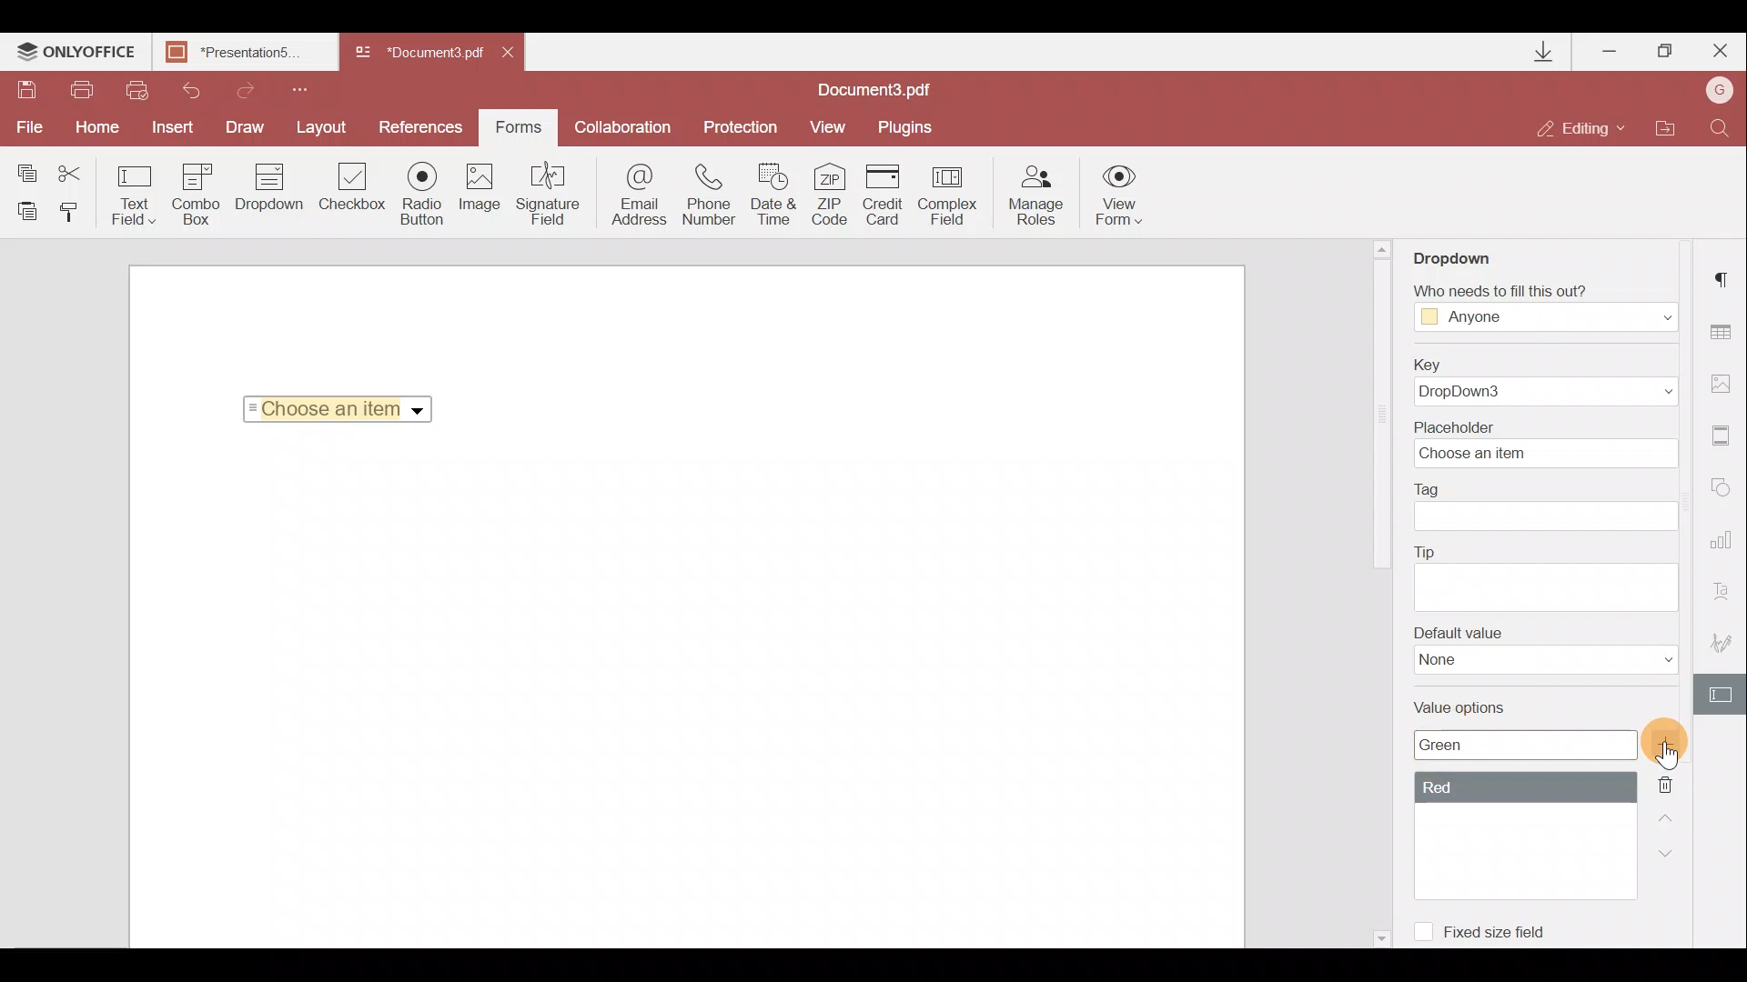 This screenshot has width=1747, height=982. I want to click on Downloads, so click(1547, 52).